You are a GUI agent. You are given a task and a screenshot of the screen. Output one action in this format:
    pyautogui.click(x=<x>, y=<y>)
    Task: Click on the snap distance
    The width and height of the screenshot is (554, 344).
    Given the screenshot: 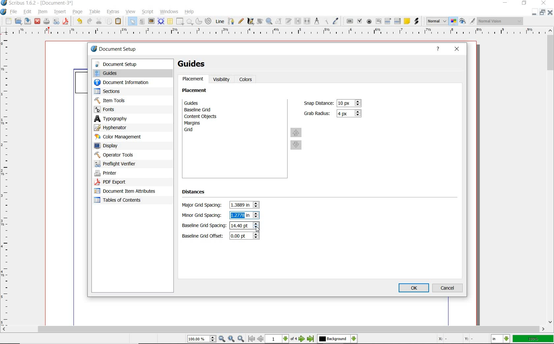 What is the action you would take?
    pyautogui.click(x=350, y=103)
    